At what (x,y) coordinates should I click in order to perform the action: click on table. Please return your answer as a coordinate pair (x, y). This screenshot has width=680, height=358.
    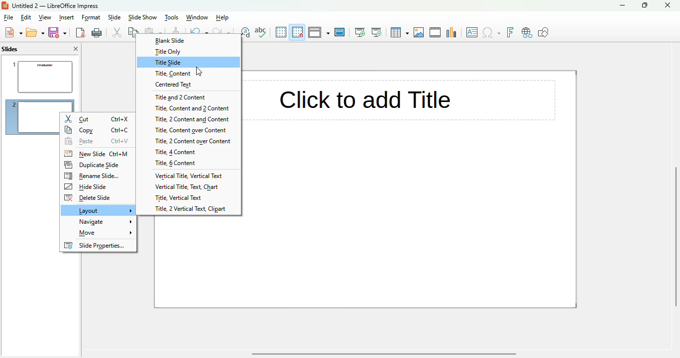
    Looking at the image, I should click on (399, 32).